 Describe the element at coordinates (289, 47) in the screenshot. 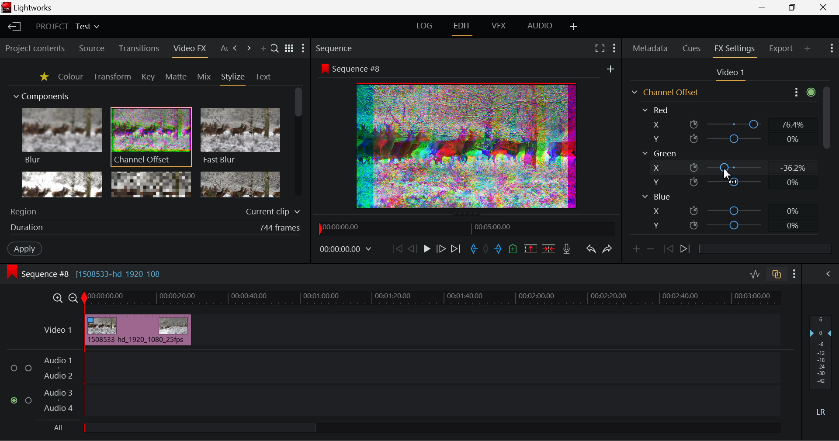

I see `Toggle between title and list view` at that location.